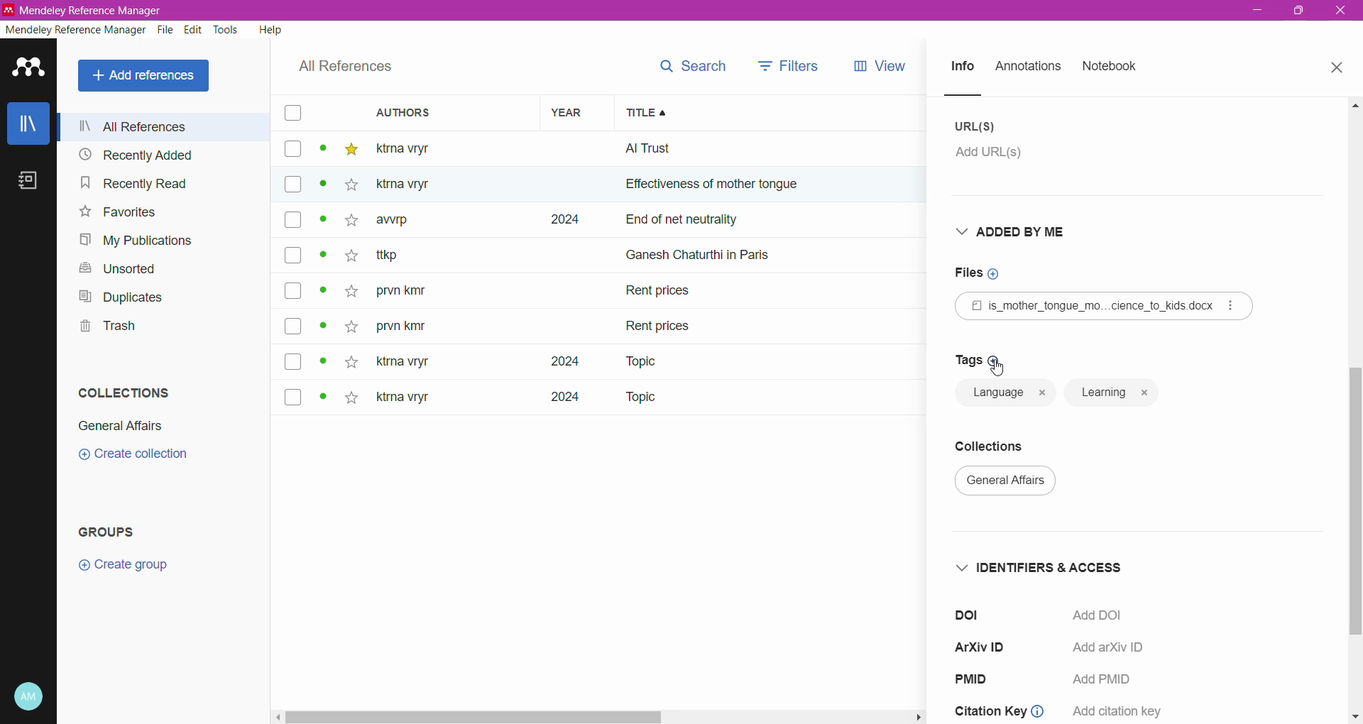  Describe the element at coordinates (1045, 566) in the screenshot. I see `Identifiers and Access` at that location.